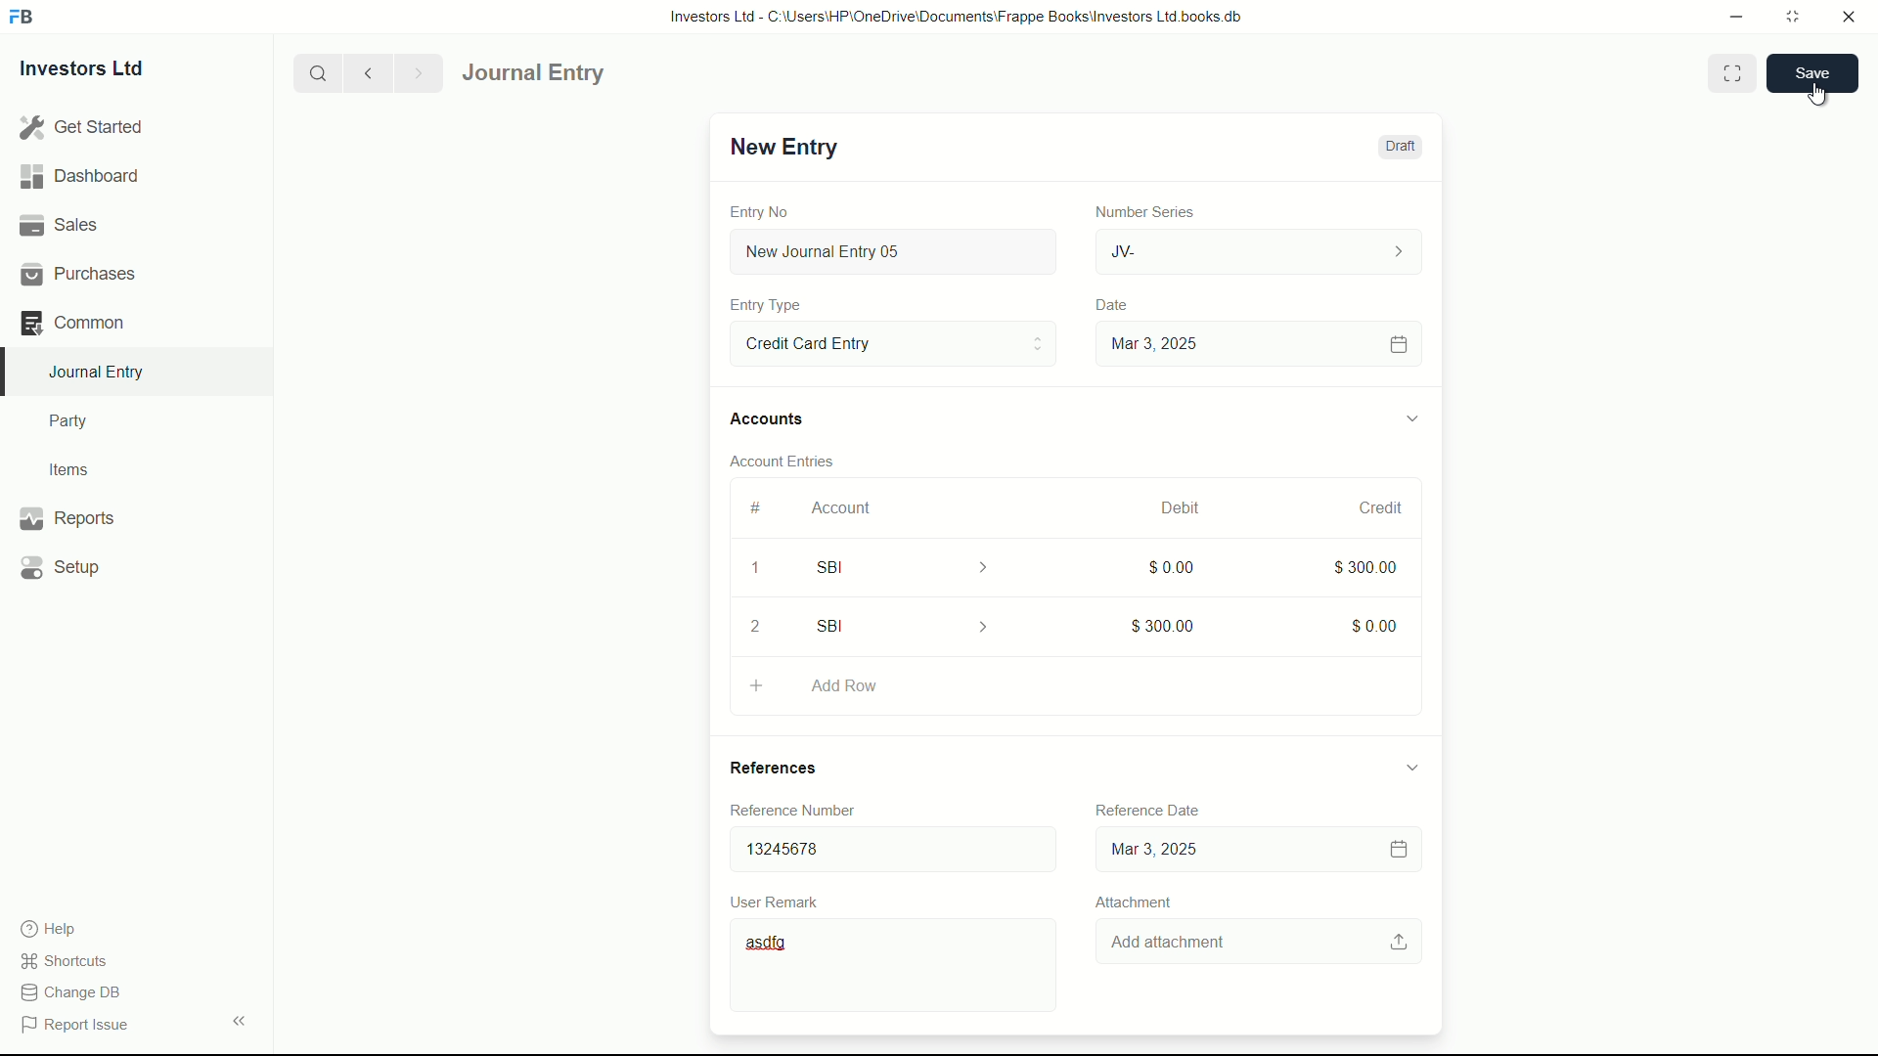 The width and height of the screenshot is (1878, 1056). What do you see at coordinates (1792, 15) in the screenshot?
I see `maximize` at bounding box center [1792, 15].